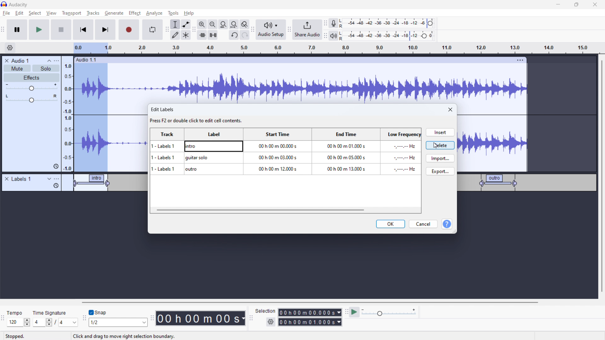 This screenshot has height=340, width=605. Describe the element at coordinates (576, 5) in the screenshot. I see `maximize` at that location.